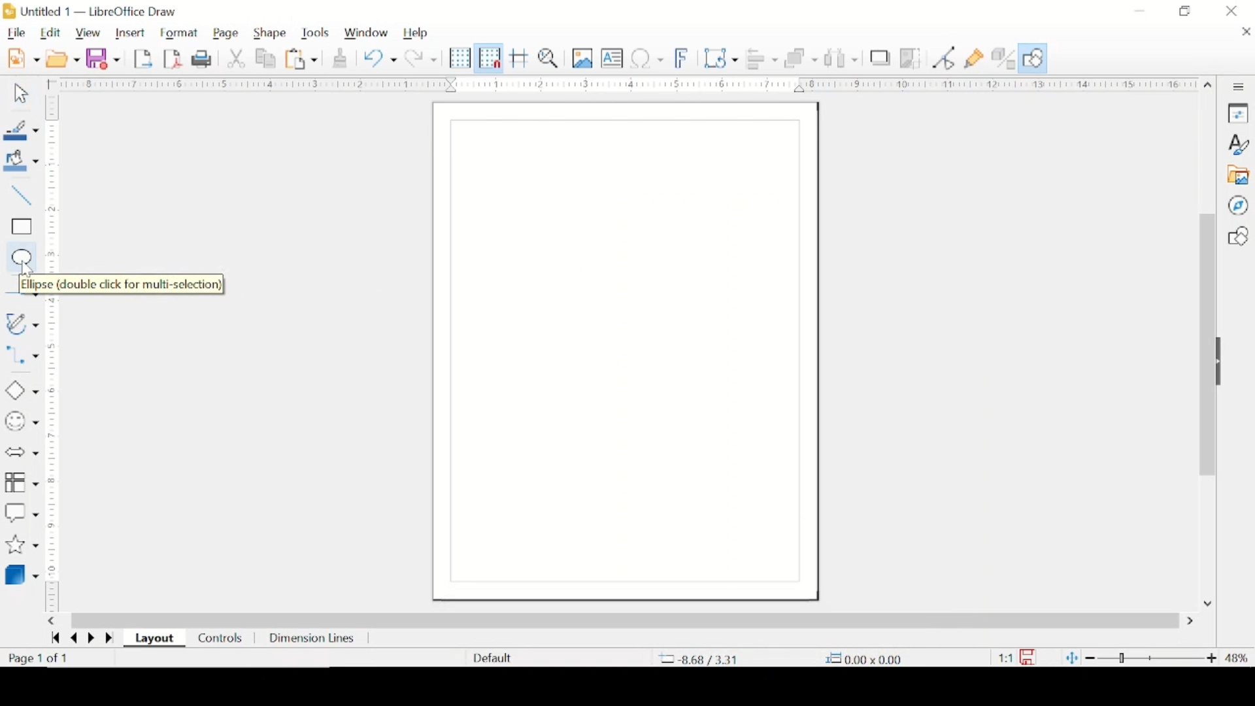 Image resolution: width=1255 pixels, height=706 pixels. Describe the element at coordinates (144, 58) in the screenshot. I see `export` at that location.